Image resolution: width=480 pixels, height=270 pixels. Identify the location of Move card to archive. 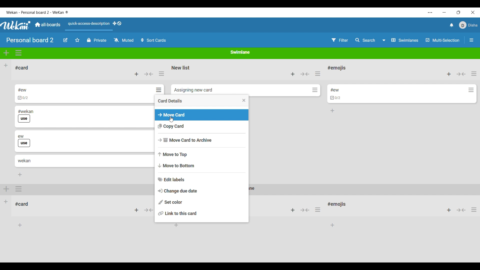
(202, 140).